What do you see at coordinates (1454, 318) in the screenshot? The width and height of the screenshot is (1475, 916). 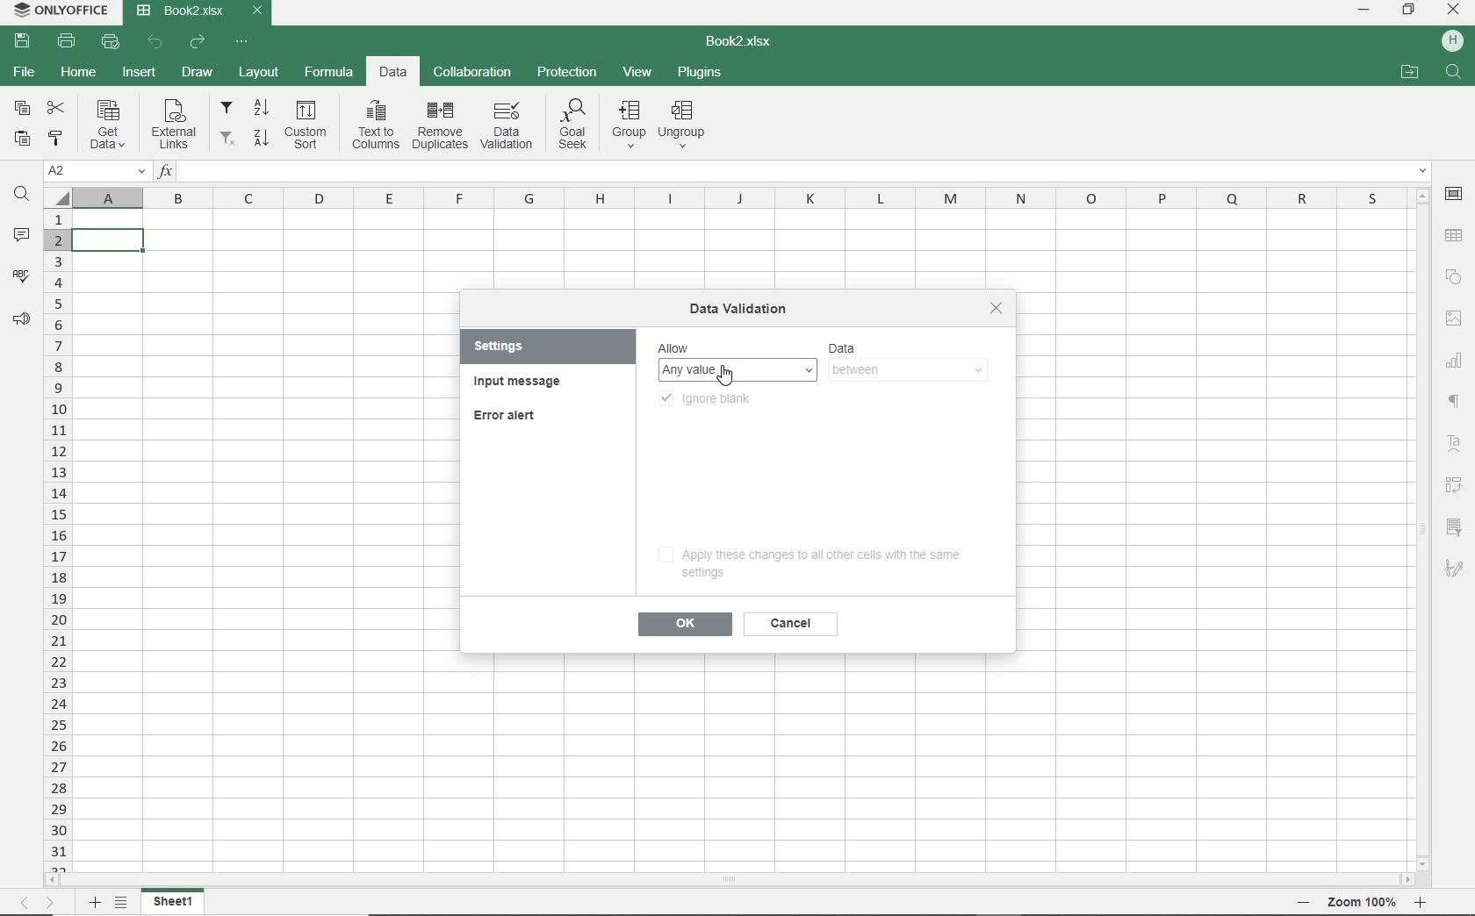 I see `IMAGE` at bounding box center [1454, 318].